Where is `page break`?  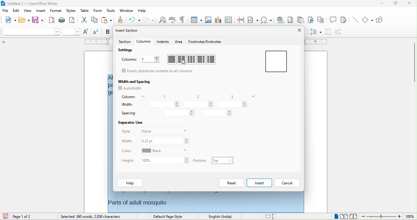
page break is located at coordinates (240, 19).